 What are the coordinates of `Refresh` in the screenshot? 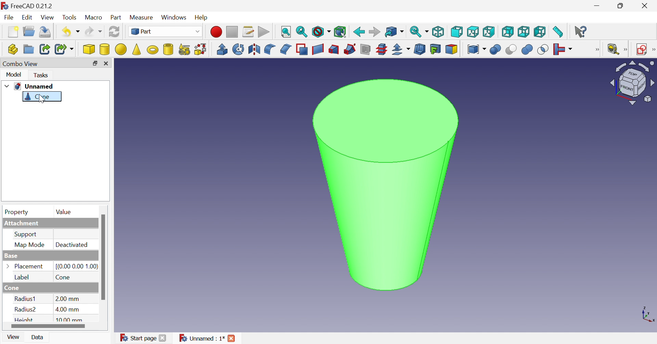 It's located at (115, 32).